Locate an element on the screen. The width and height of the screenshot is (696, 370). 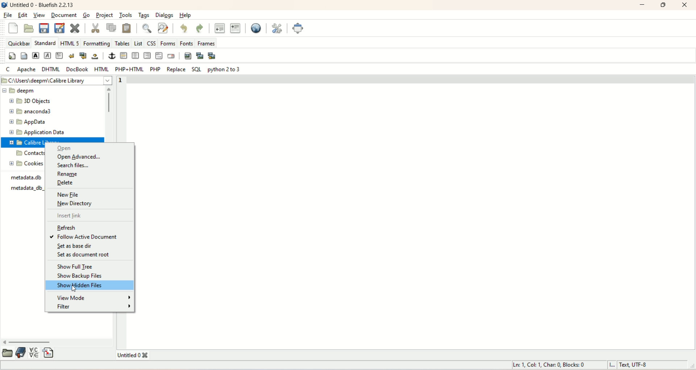
indent is located at coordinates (235, 28).